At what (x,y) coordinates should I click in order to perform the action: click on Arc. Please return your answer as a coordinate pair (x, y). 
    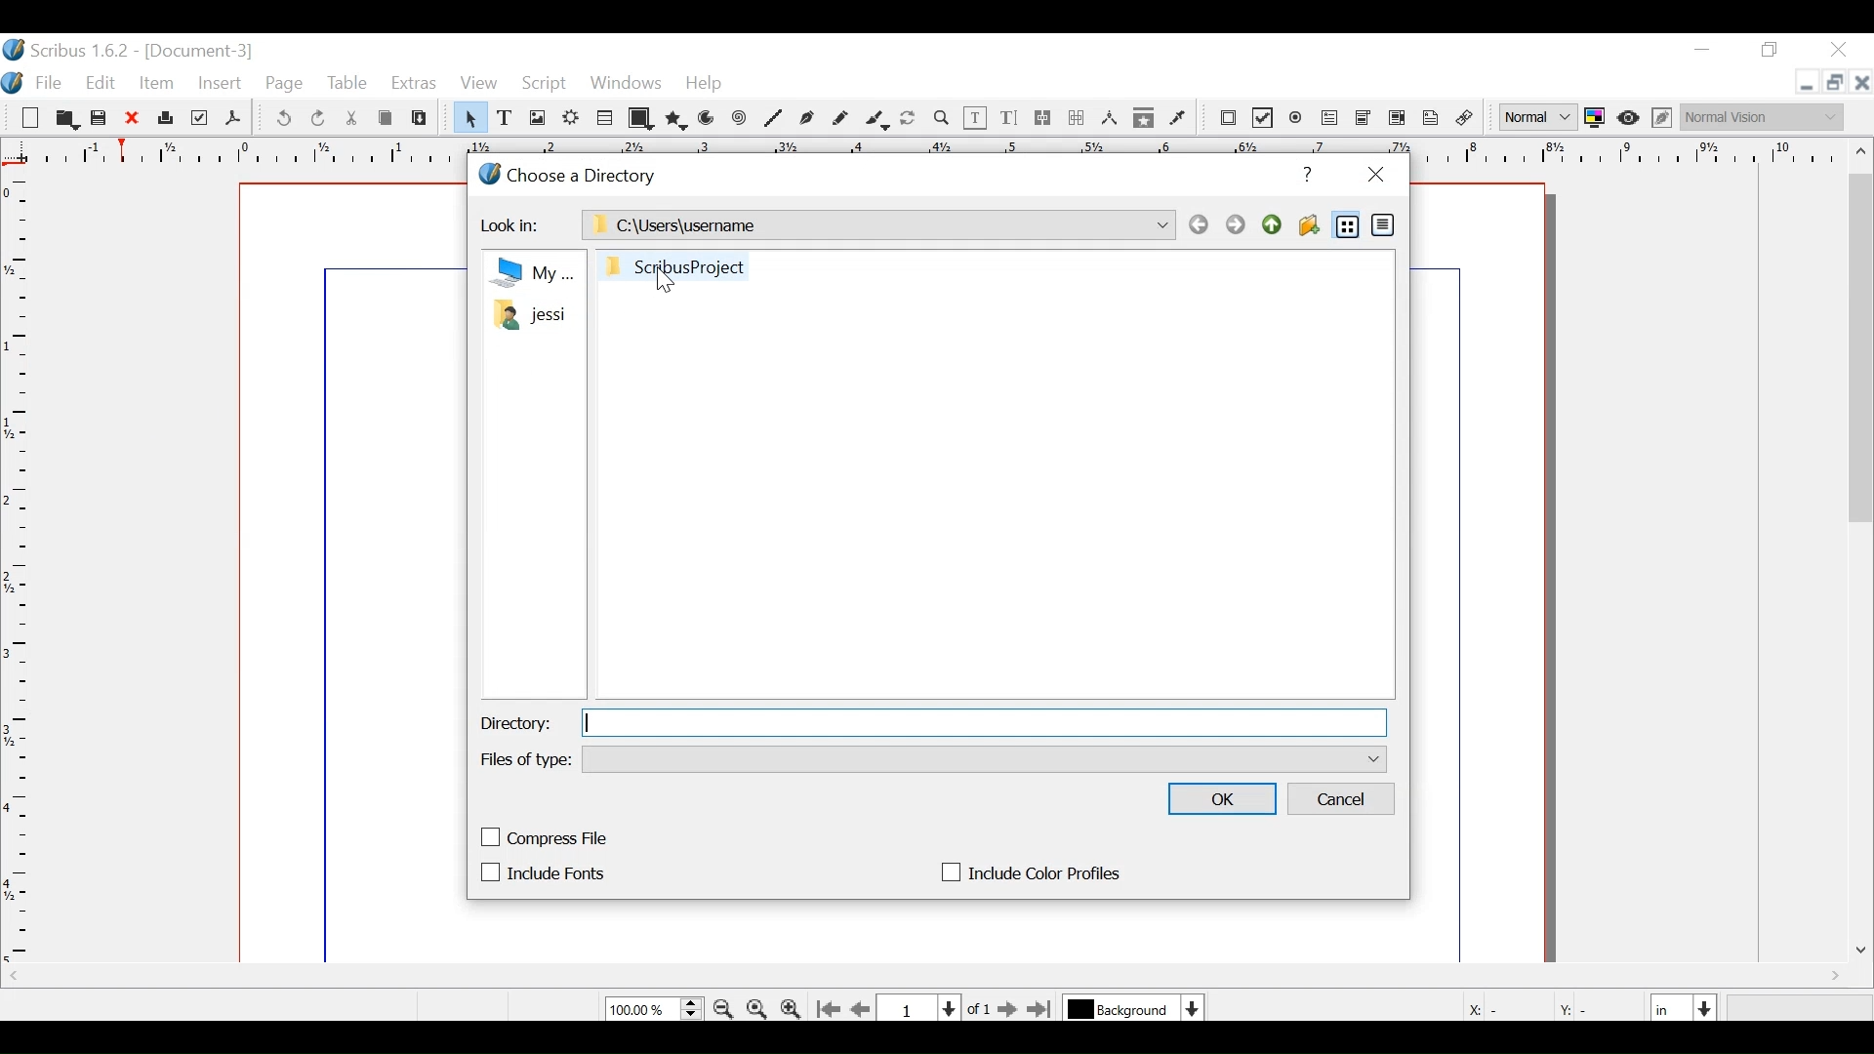
    Looking at the image, I should click on (707, 120).